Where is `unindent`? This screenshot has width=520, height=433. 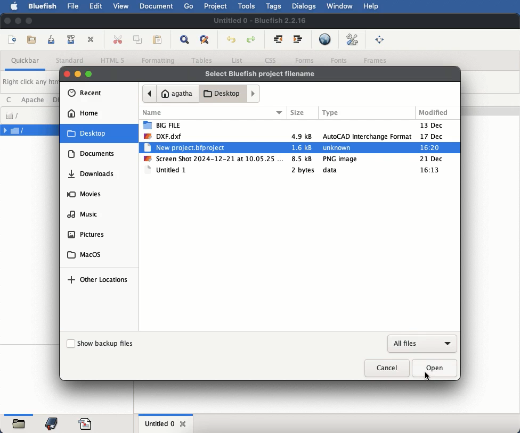
unindent is located at coordinates (279, 39).